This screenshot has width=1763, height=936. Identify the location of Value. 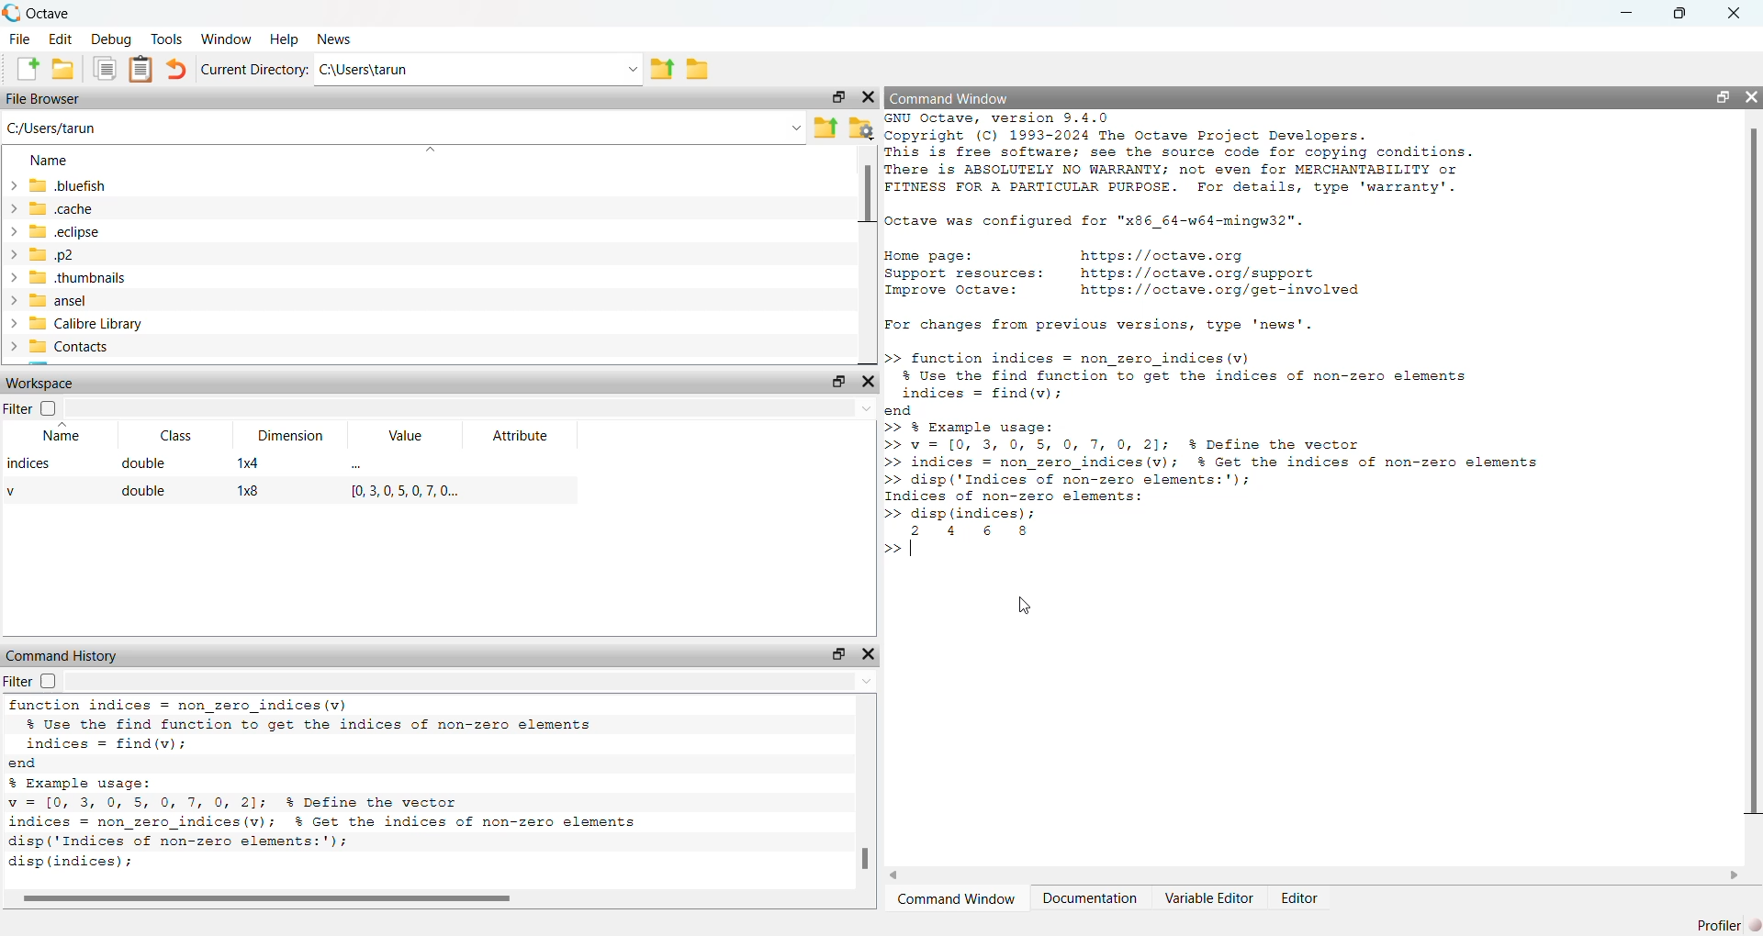
(405, 437).